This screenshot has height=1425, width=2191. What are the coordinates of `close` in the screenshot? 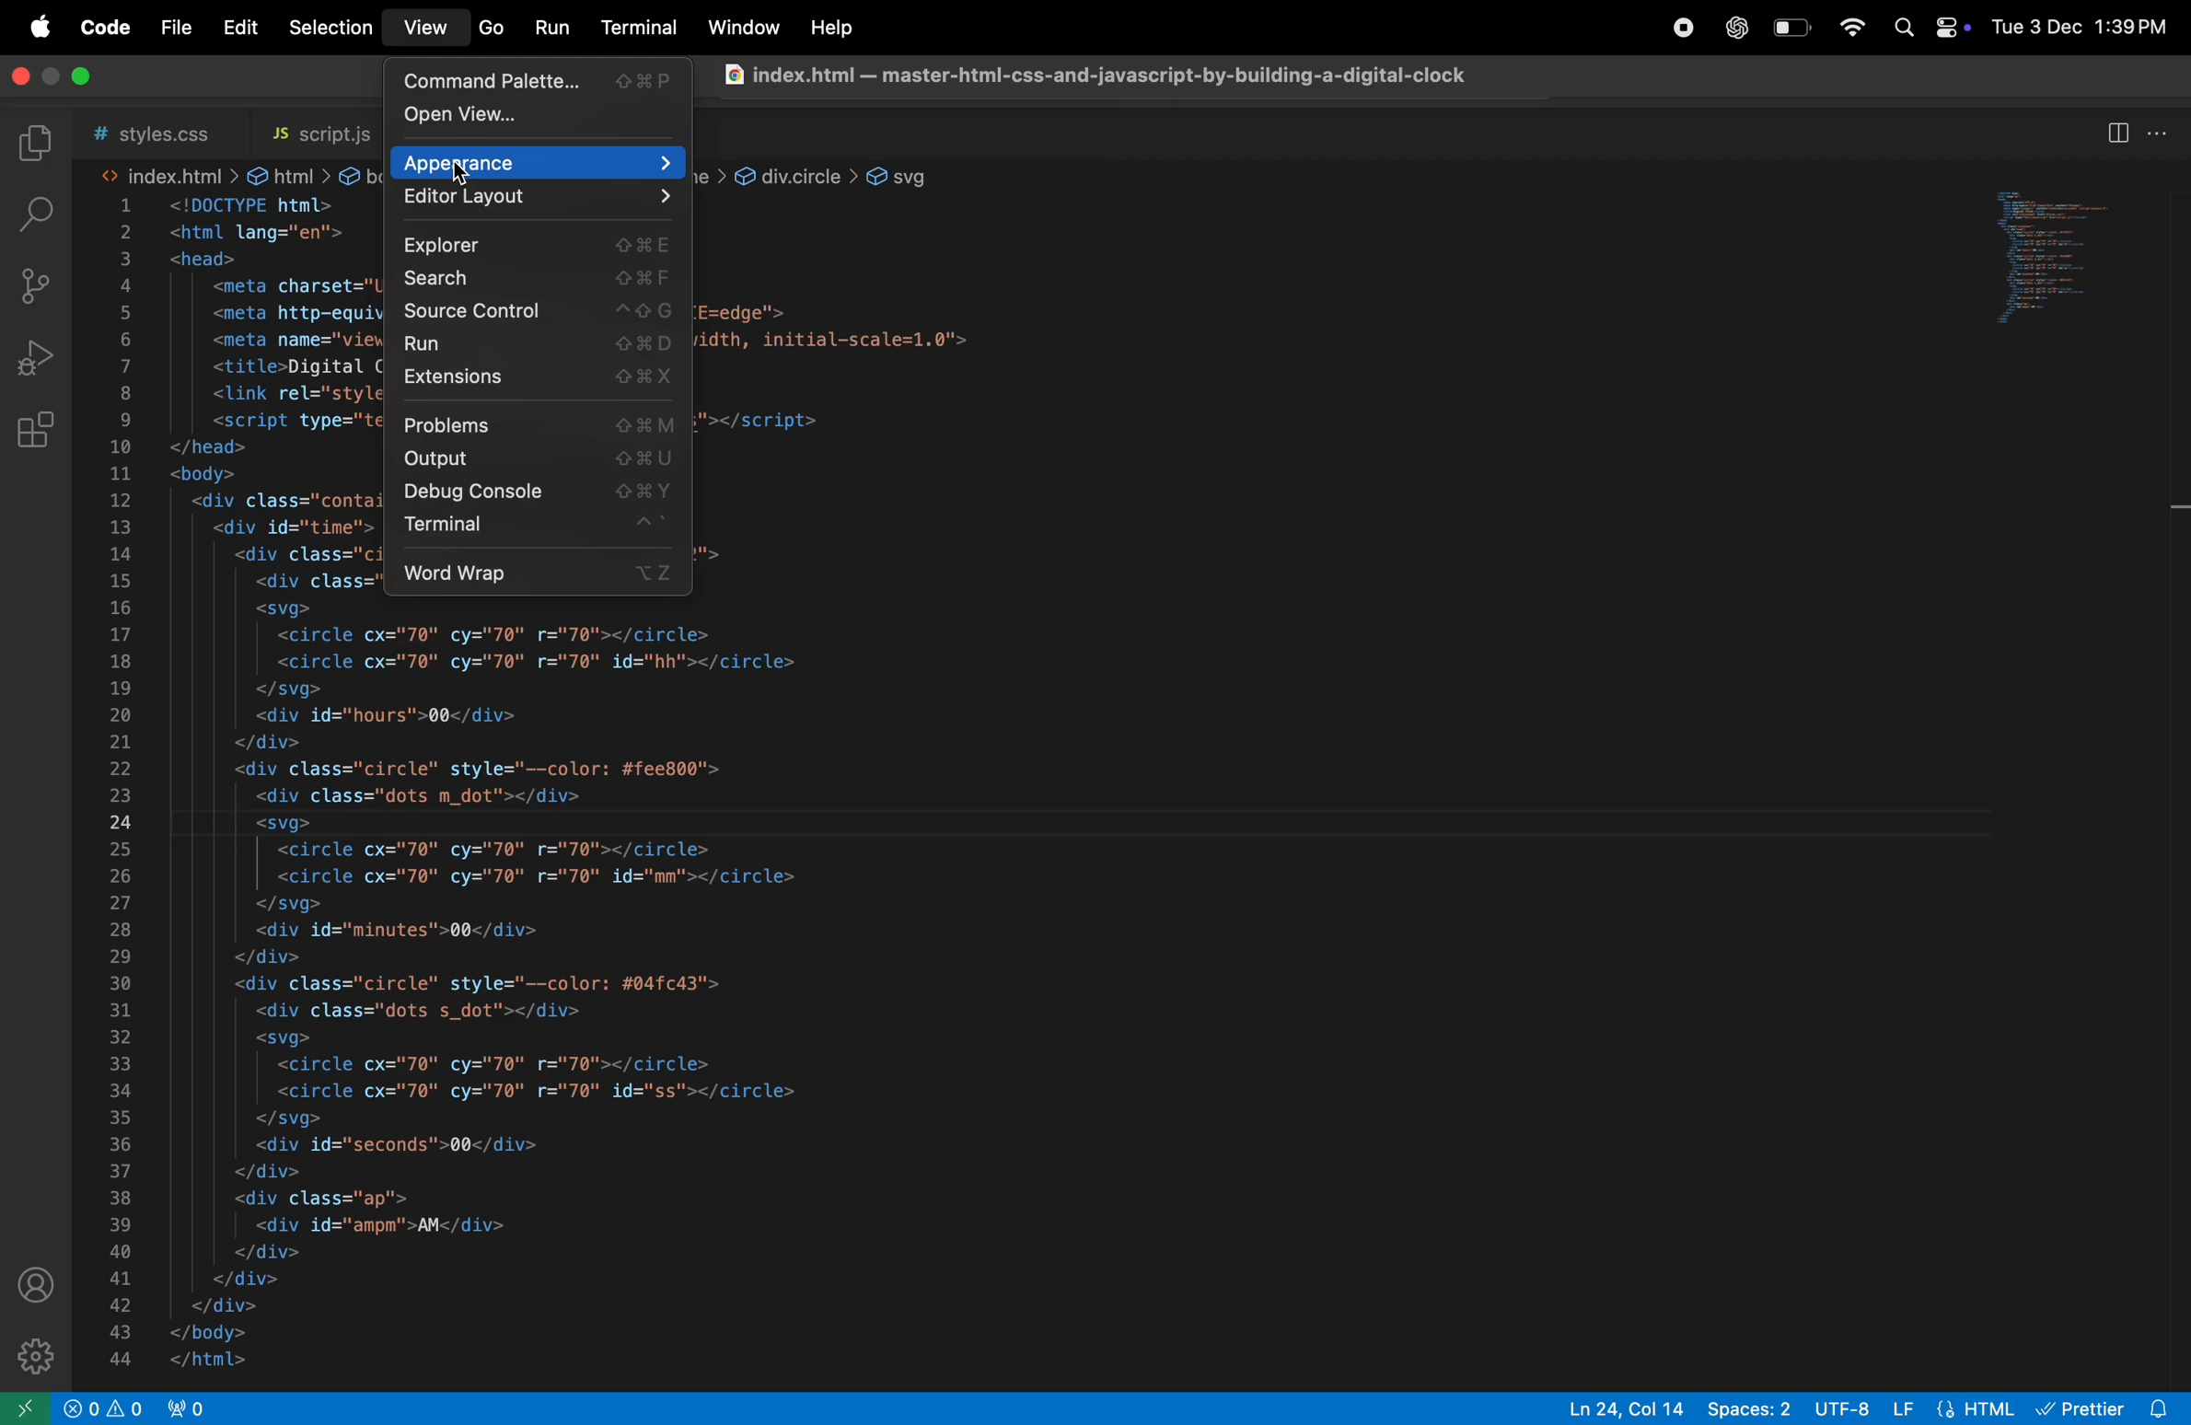 It's located at (17, 74).